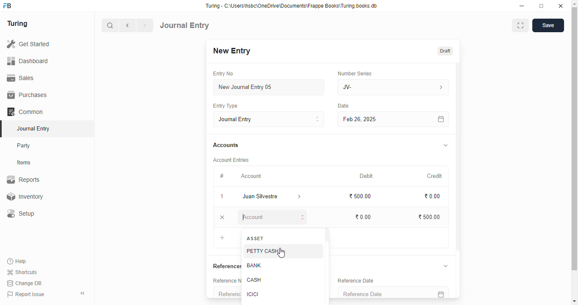 Image resolution: width=578 pixels, height=305 pixels. Describe the element at coordinates (269, 87) in the screenshot. I see `new journal entry 05` at that location.